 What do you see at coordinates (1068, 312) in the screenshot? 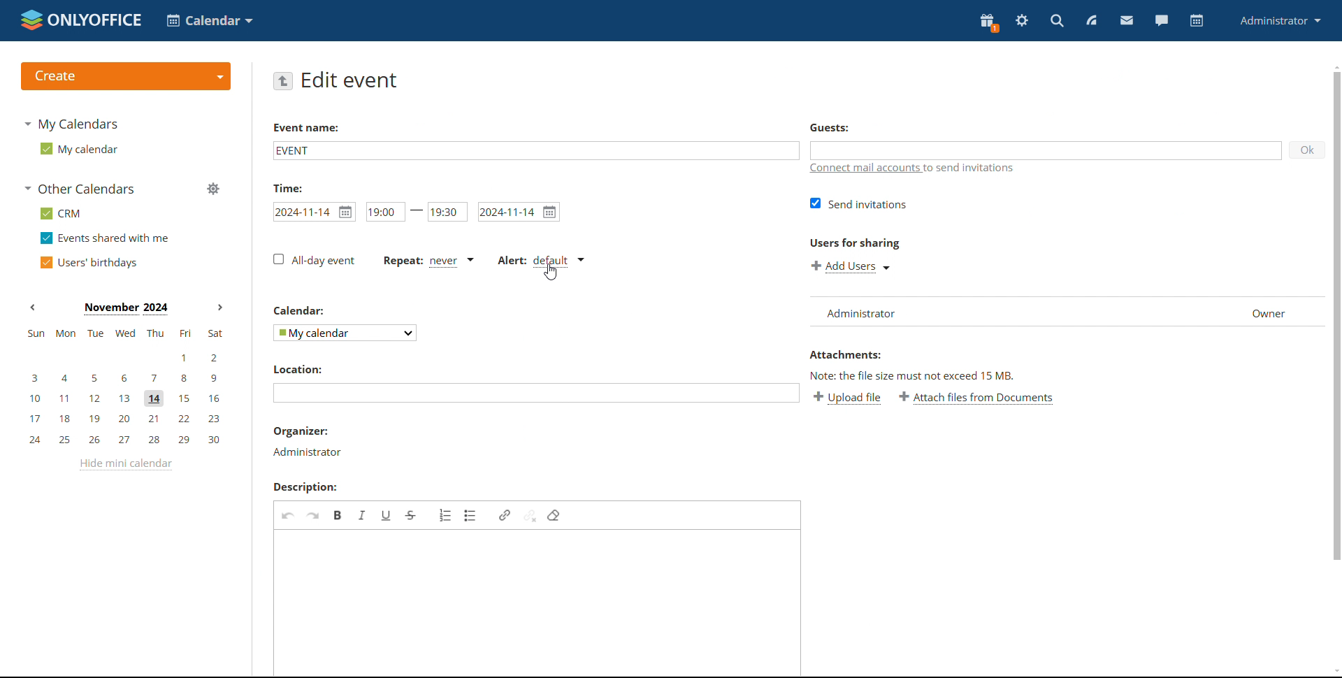
I see `list of users` at bounding box center [1068, 312].